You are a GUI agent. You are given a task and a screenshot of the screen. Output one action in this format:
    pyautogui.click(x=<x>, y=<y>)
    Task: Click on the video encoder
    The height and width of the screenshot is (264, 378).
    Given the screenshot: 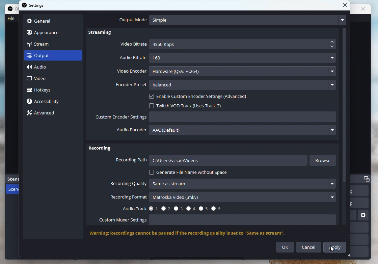 What is the action you would take?
    pyautogui.click(x=226, y=70)
    